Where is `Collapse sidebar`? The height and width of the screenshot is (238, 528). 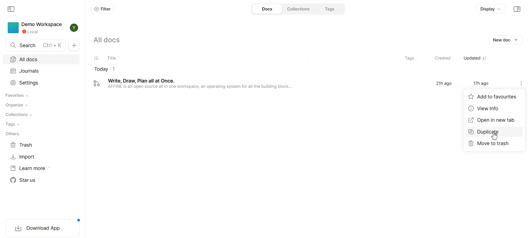
Collapse sidebar is located at coordinates (11, 9).